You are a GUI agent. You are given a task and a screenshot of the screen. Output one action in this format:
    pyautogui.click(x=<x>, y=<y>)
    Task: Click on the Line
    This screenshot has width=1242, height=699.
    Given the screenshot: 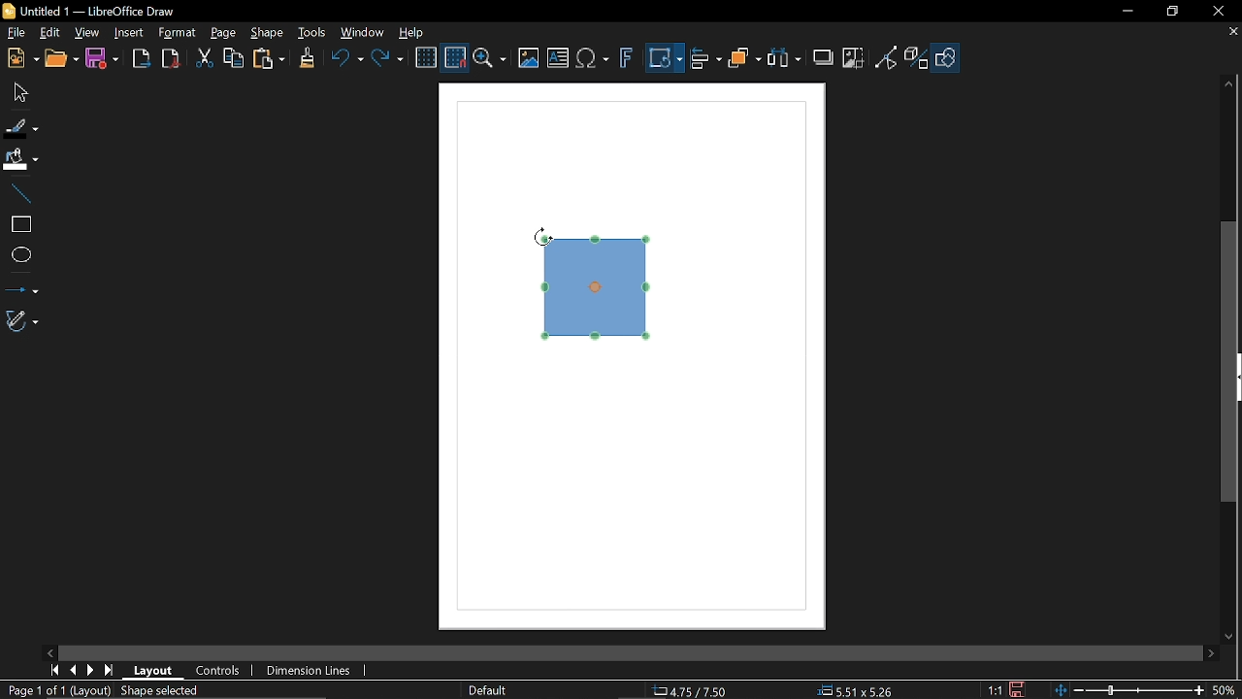 What is the action you would take?
    pyautogui.click(x=19, y=194)
    